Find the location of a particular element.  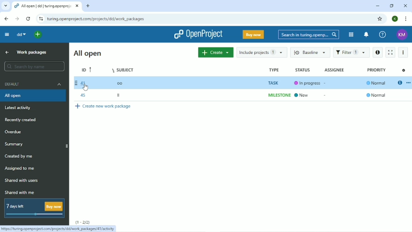

Assignee is located at coordinates (335, 70).